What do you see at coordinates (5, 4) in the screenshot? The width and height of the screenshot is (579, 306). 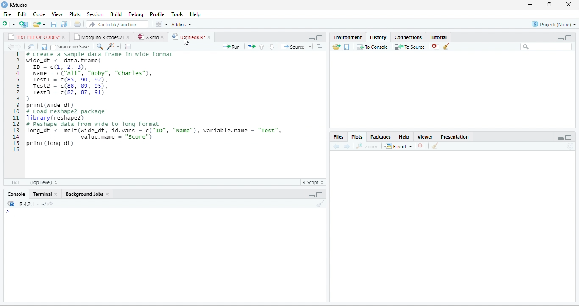 I see `logo` at bounding box center [5, 4].